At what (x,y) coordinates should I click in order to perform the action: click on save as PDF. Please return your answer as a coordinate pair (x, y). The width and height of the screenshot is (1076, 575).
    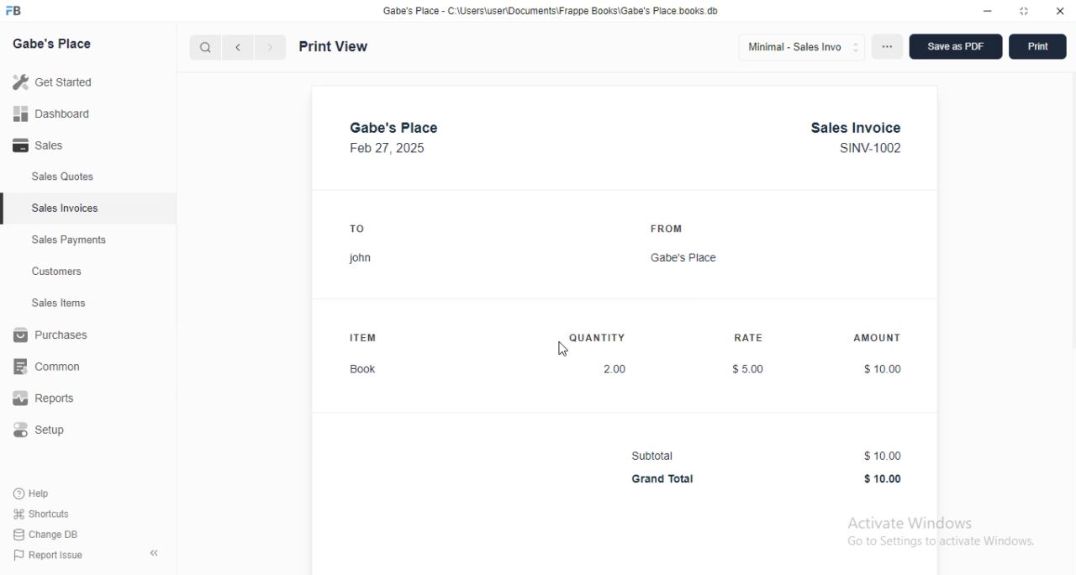
    Looking at the image, I should click on (956, 46).